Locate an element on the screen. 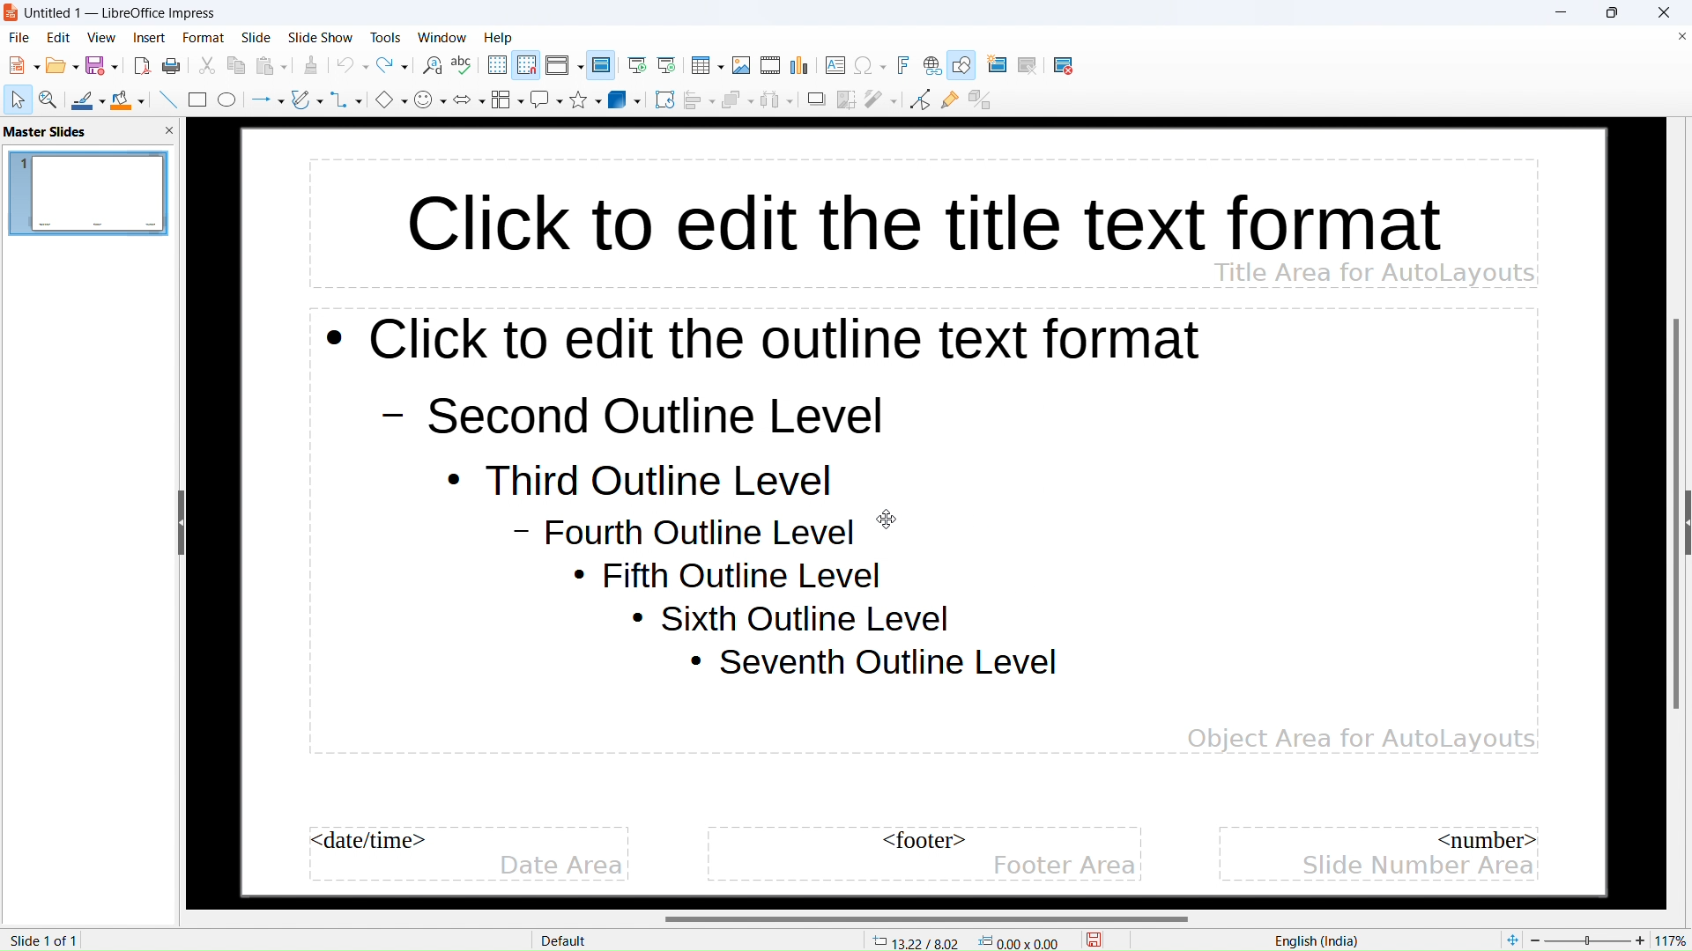 This screenshot has height=951, width=1692. Seventh outline level is located at coordinates (874, 665).